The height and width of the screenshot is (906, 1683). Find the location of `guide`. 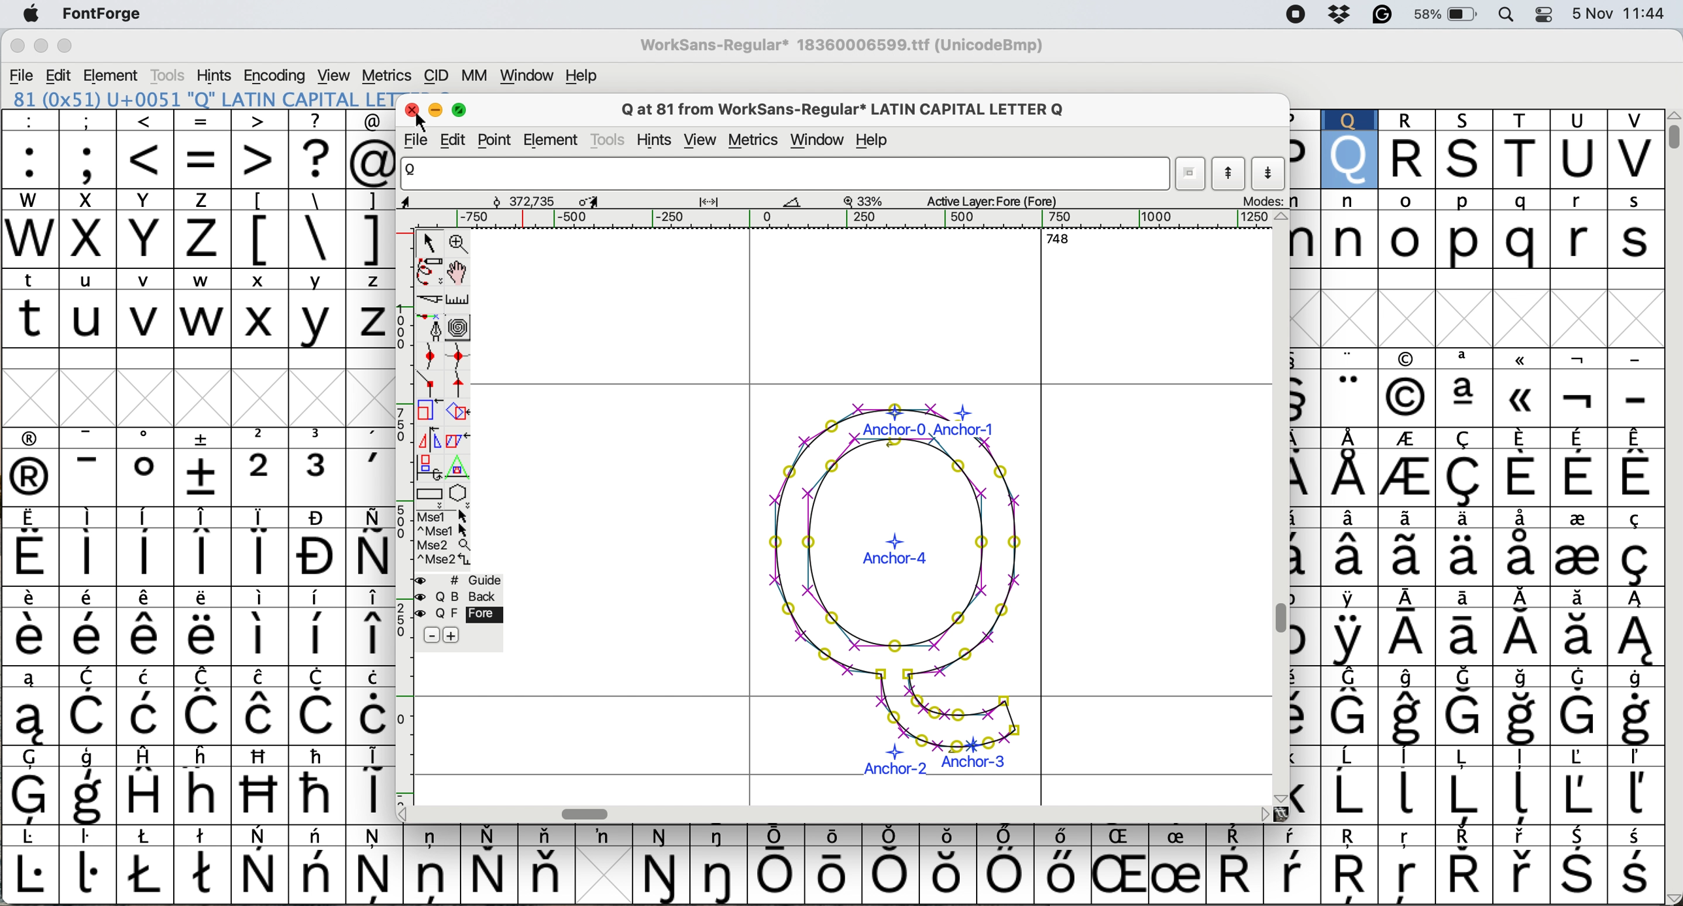

guide is located at coordinates (460, 581).